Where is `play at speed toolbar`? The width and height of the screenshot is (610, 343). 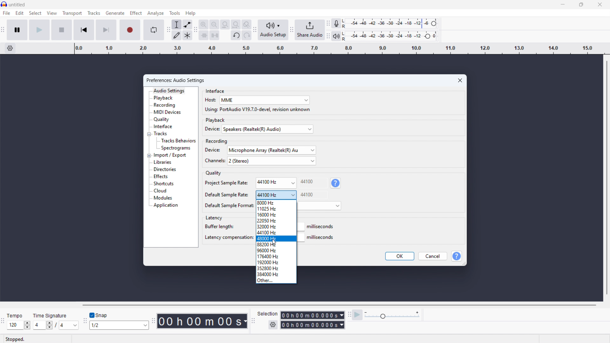
play at speed toolbar is located at coordinates (349, 315).